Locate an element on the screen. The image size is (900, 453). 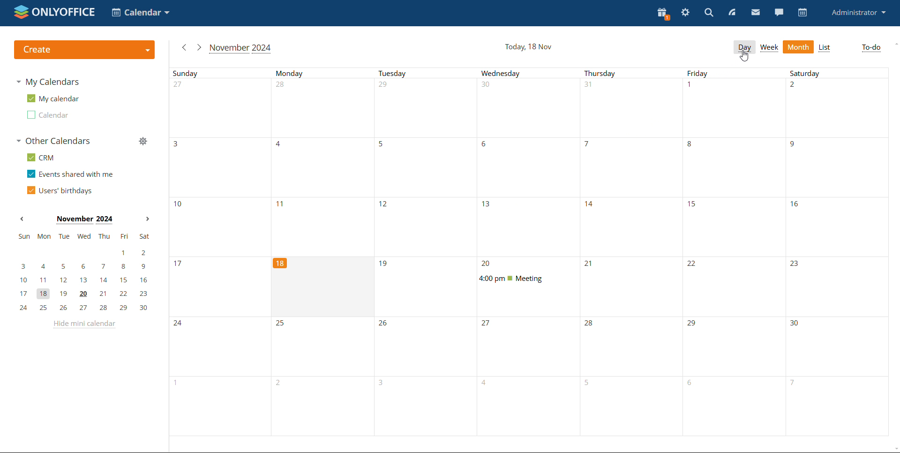
next month is located at coordinates (147, 219).